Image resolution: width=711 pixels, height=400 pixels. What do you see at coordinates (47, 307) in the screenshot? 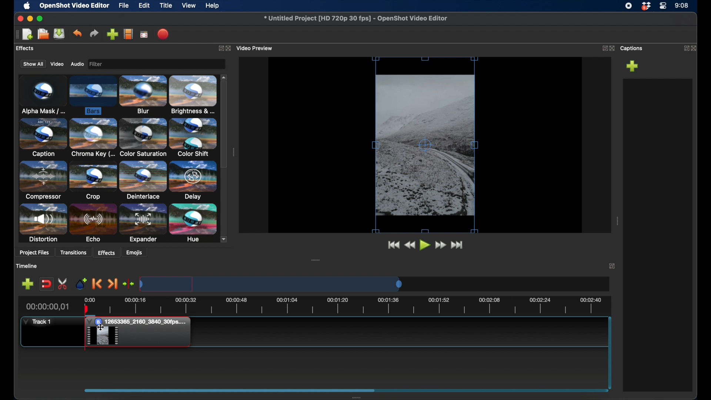
I see `current time indicator` at bounding box center [47, 307].